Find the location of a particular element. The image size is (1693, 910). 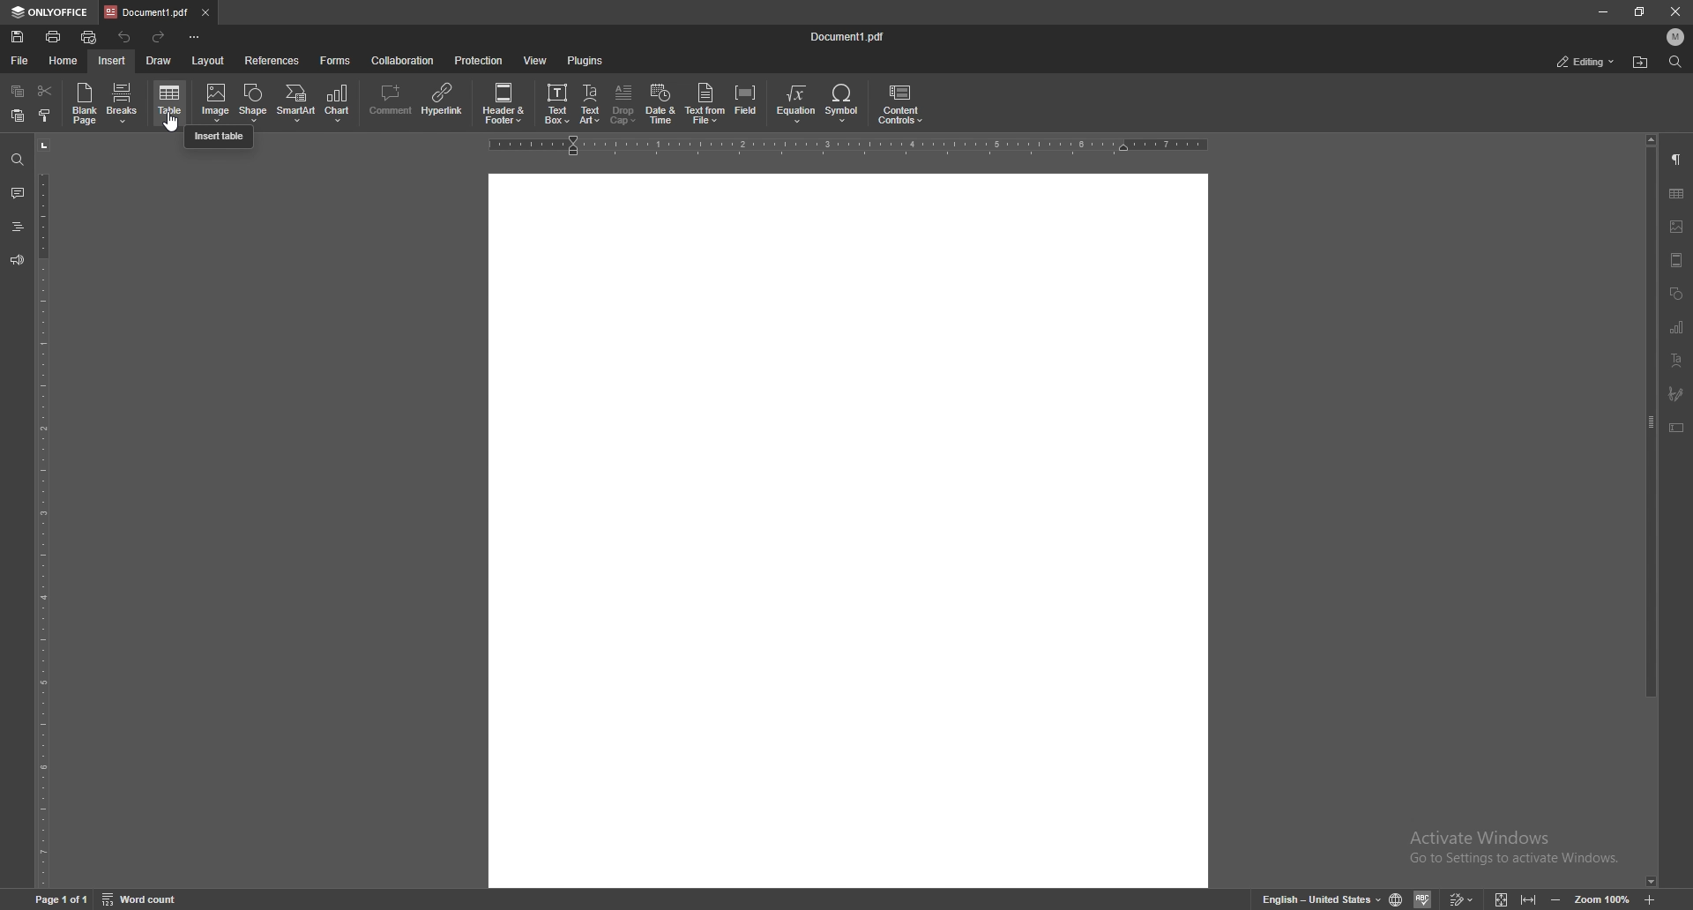

copy style is located at coordinates (46, 117).